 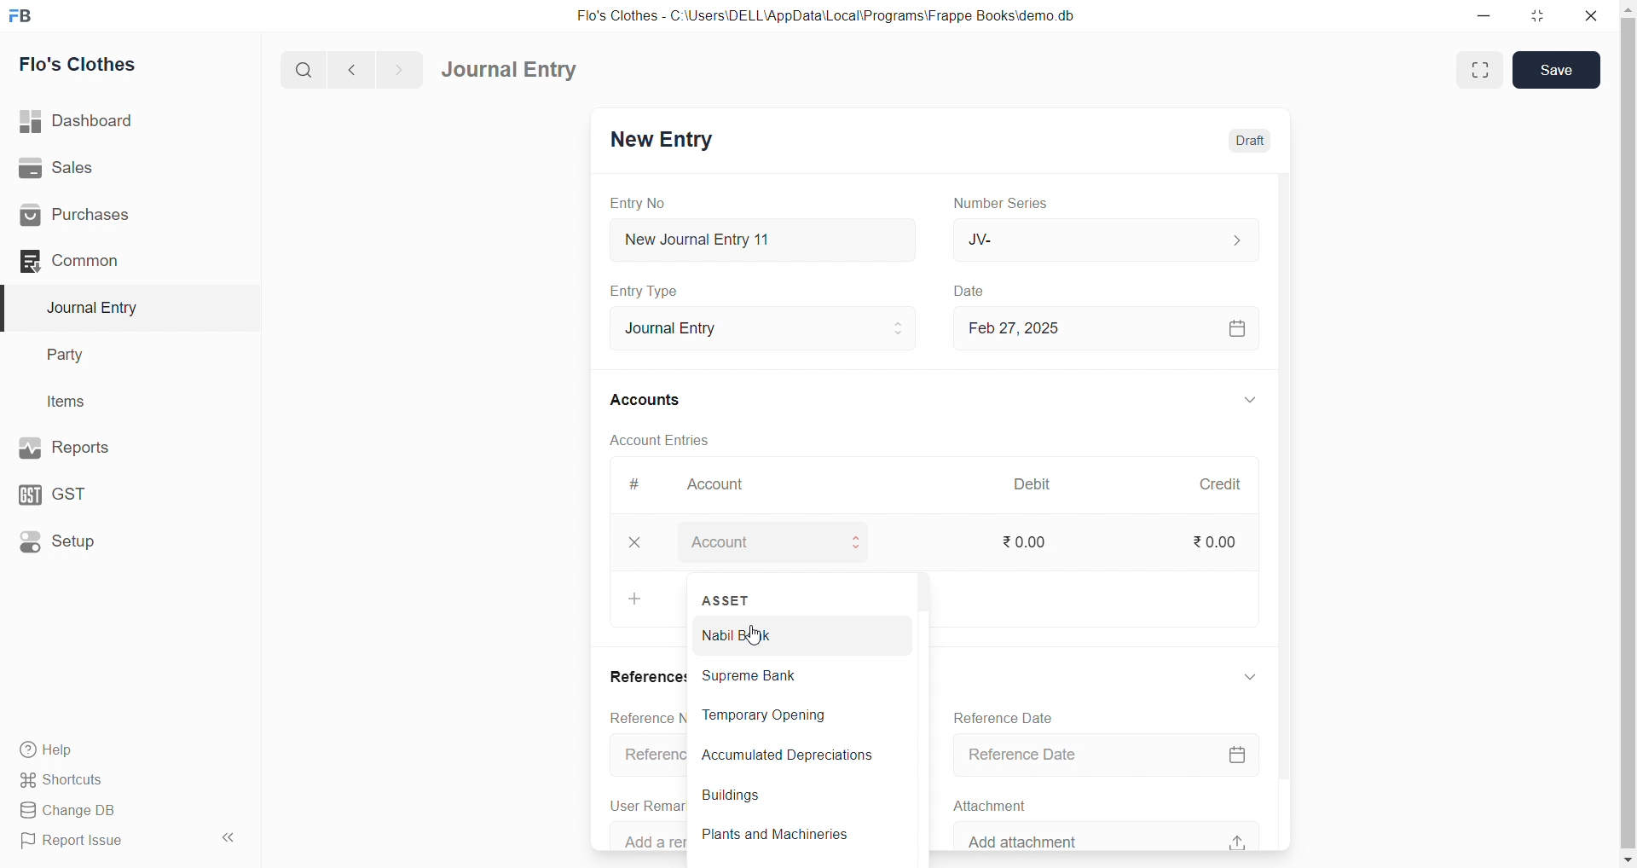 I want to click on New Entry, so click(x=667, y=141).